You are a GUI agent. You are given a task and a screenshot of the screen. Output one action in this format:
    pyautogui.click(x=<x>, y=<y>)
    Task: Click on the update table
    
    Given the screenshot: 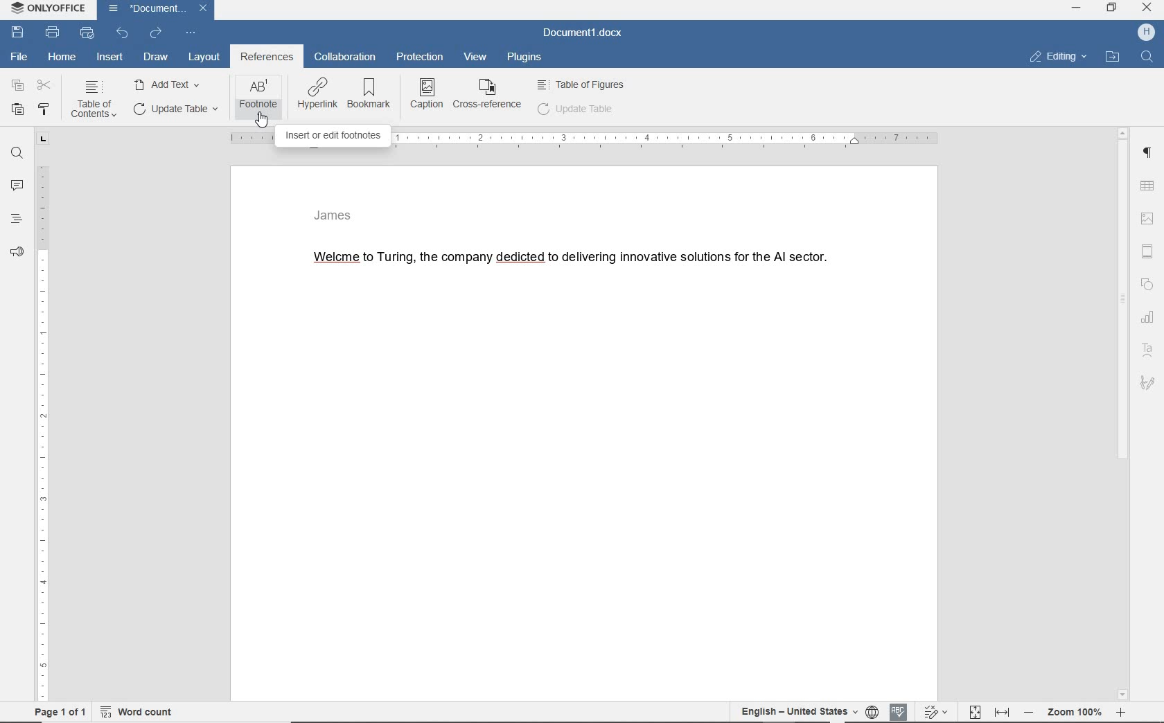 What is the action you would take?
    pyautogui.click(x=576, y=111)
    